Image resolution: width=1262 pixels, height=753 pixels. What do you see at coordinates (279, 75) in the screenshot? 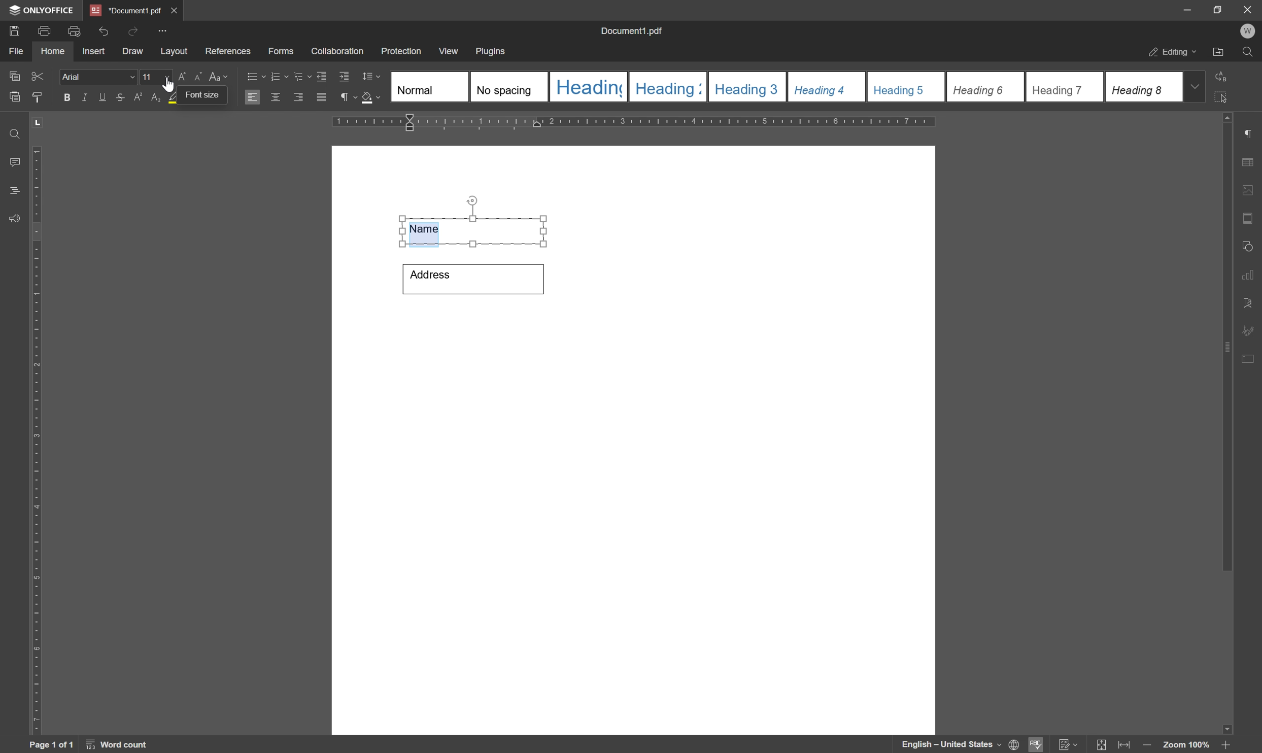
I see `numbering` at bounding box center [279, 75].